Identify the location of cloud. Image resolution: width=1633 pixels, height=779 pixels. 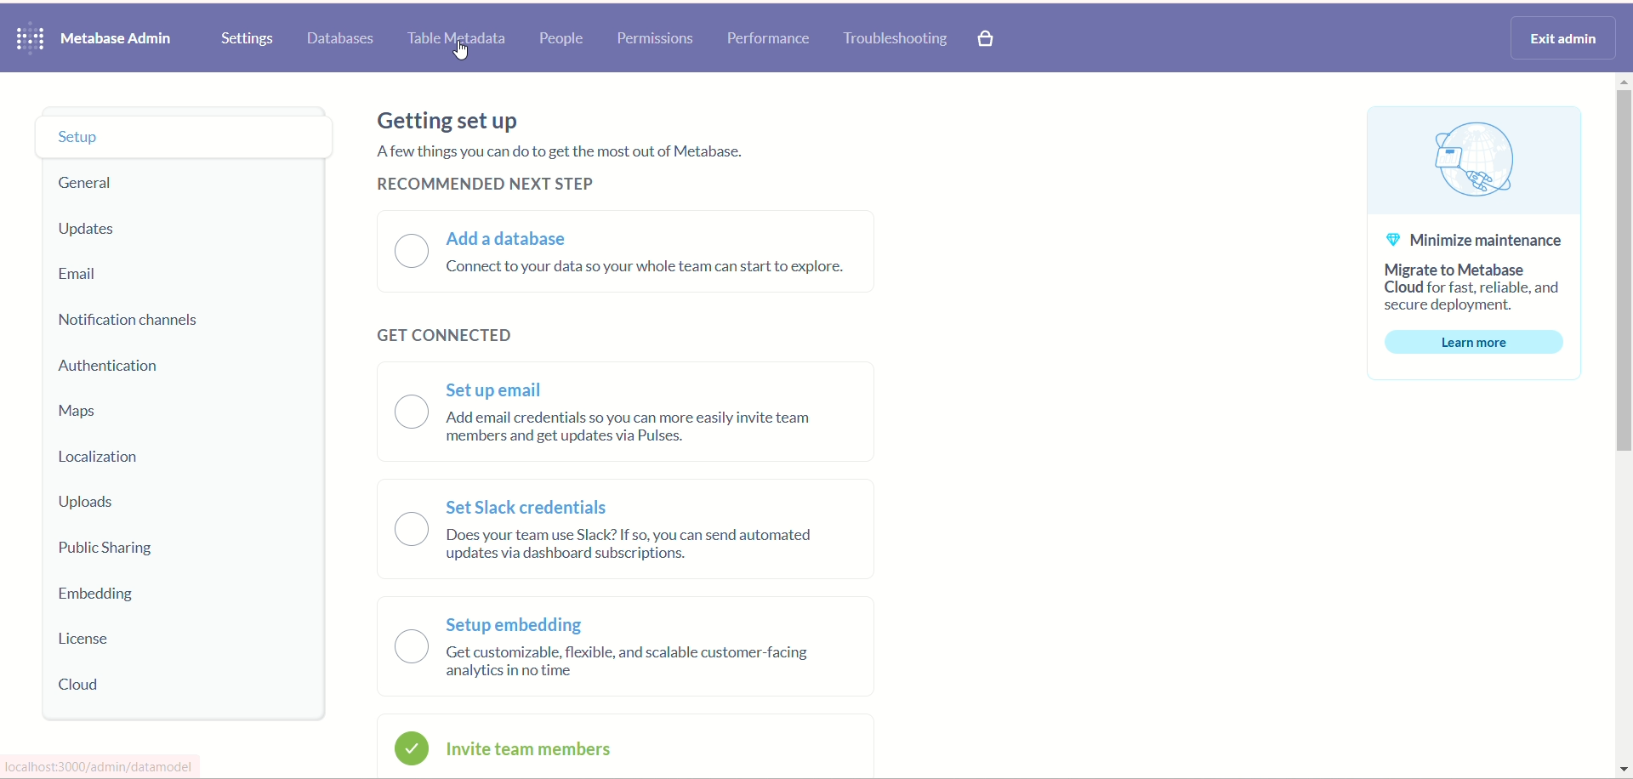
(84, 684).